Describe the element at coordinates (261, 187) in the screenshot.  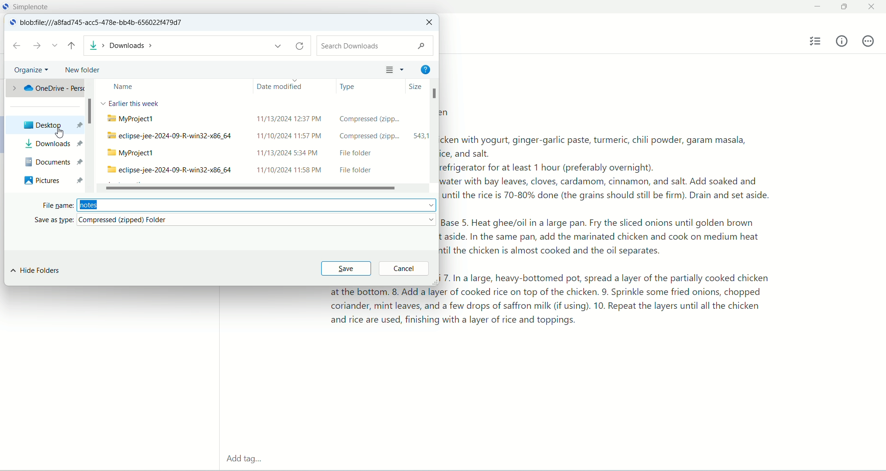
I see `horizontal scroll bar` at that location.